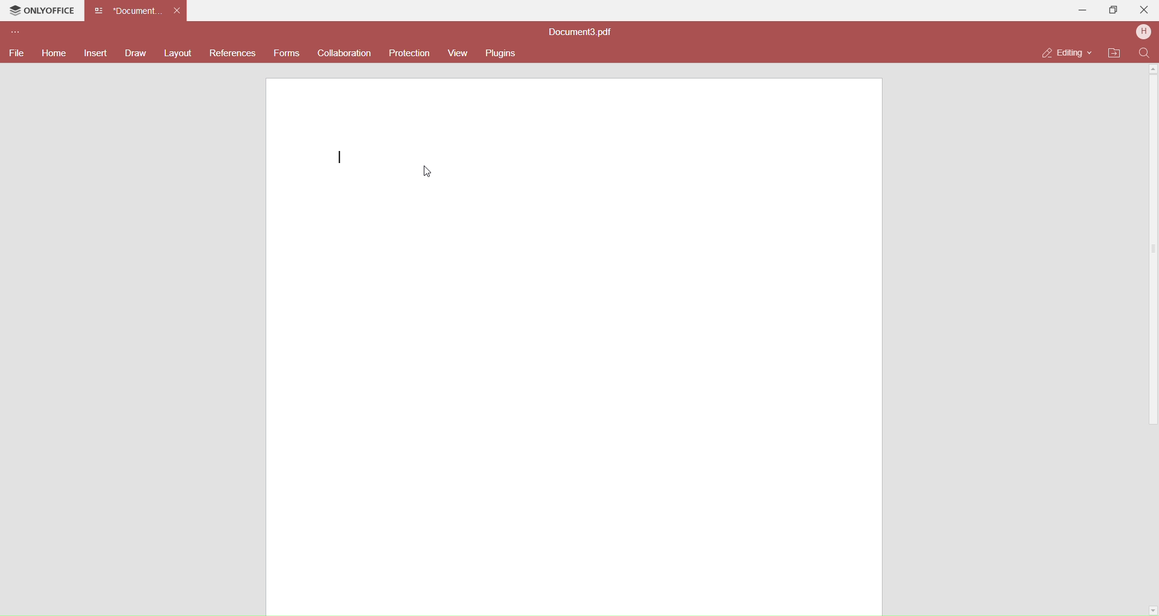 This screenshot has height=616, width=1159. I want to click on document title, so click(582, 33).